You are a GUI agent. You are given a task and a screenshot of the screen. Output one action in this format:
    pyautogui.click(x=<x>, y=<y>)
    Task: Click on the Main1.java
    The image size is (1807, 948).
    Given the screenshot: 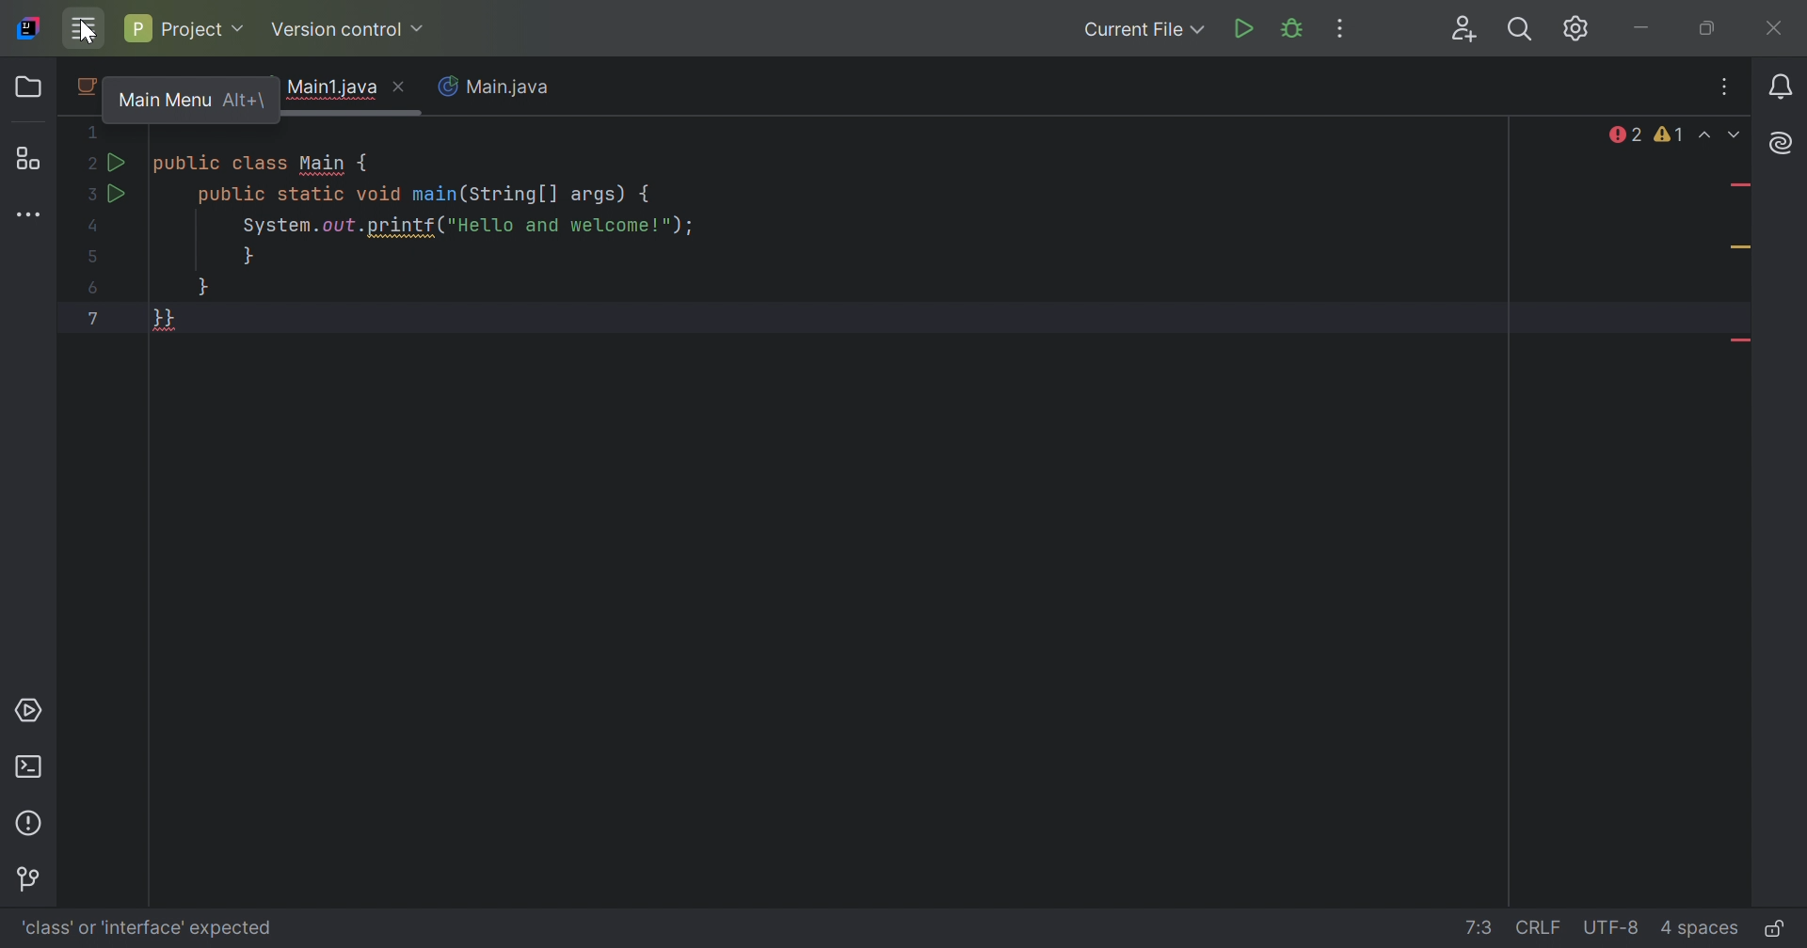 What is the action you would take?
    pyautogui.click(x=328, y=87)
    